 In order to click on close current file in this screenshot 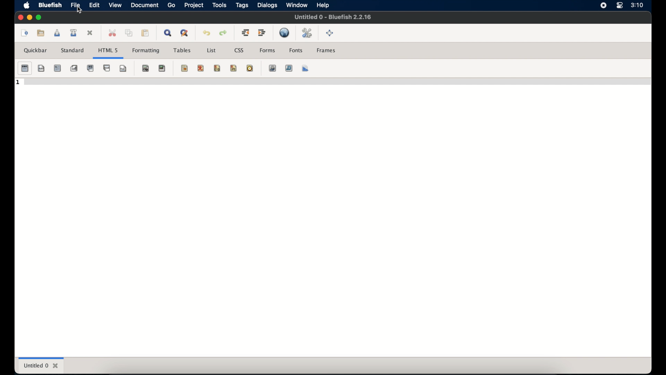, I will do `click(91, 33)`.